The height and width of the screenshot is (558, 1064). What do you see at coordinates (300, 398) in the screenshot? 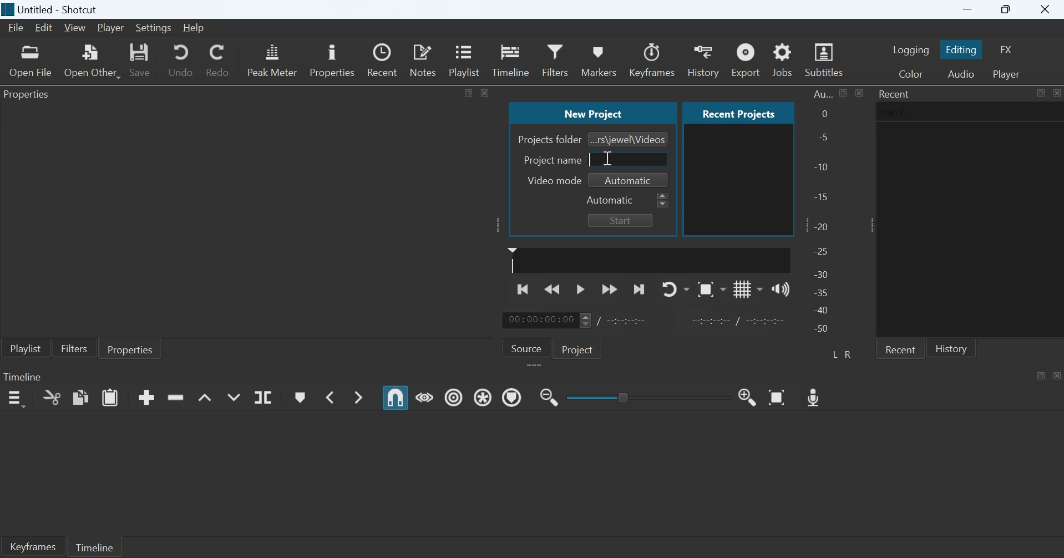
I see `create/edit marker` at bounding box center [300, 398].